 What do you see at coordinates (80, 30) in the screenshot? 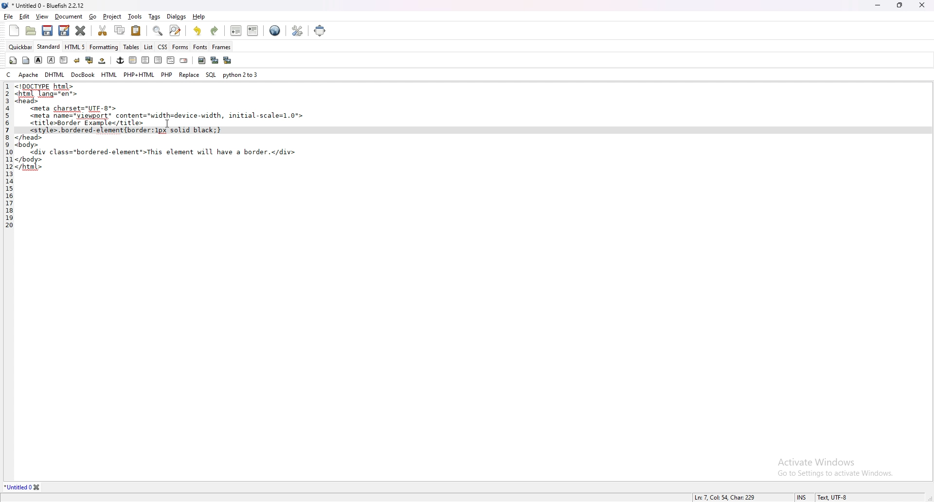
I see `close current file` at bounding box center [80, 30].